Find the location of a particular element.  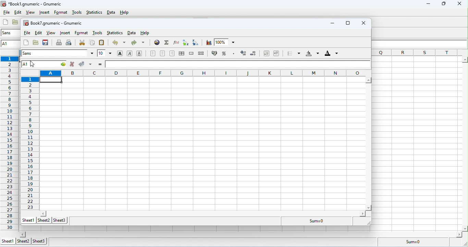

minimize is located at coordinates (332, 23).